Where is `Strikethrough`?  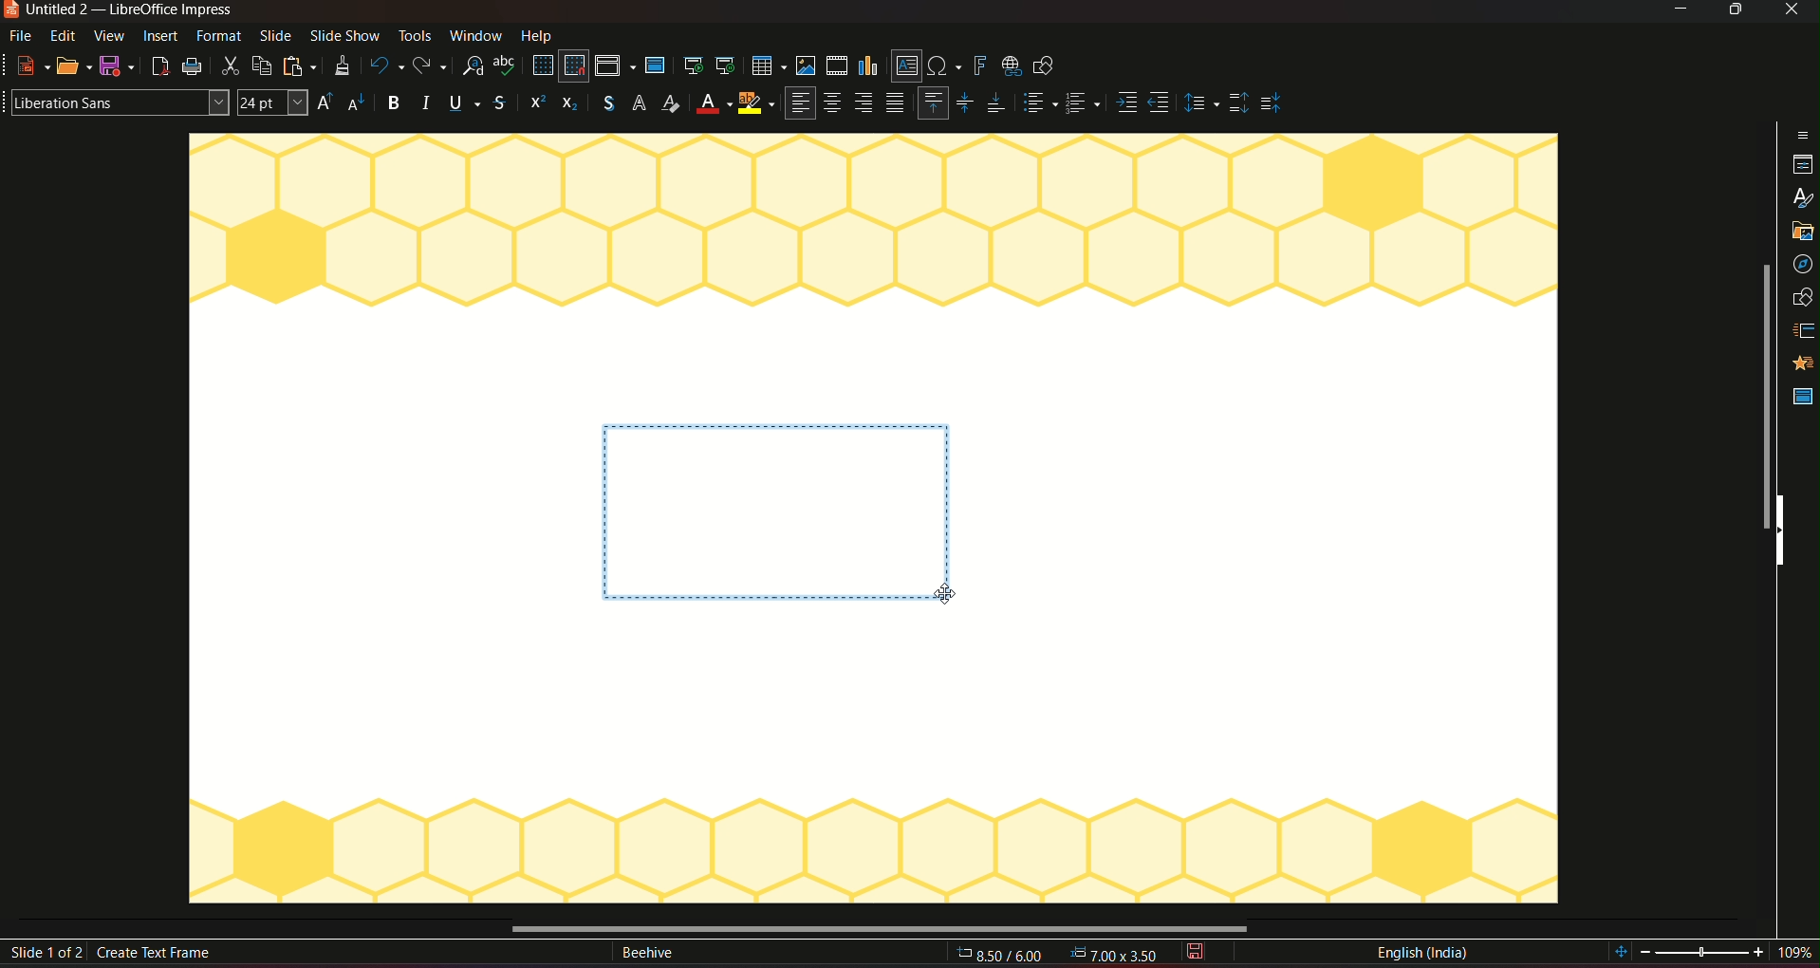 Strikethrough is located at coordinates (500, 103).